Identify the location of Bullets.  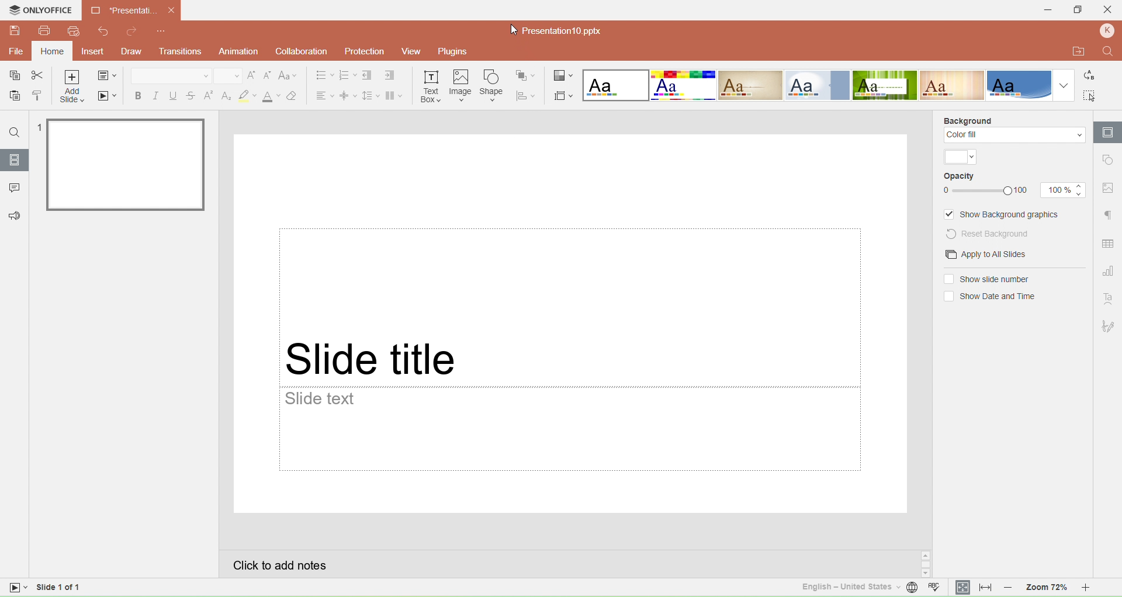
(320, 75).